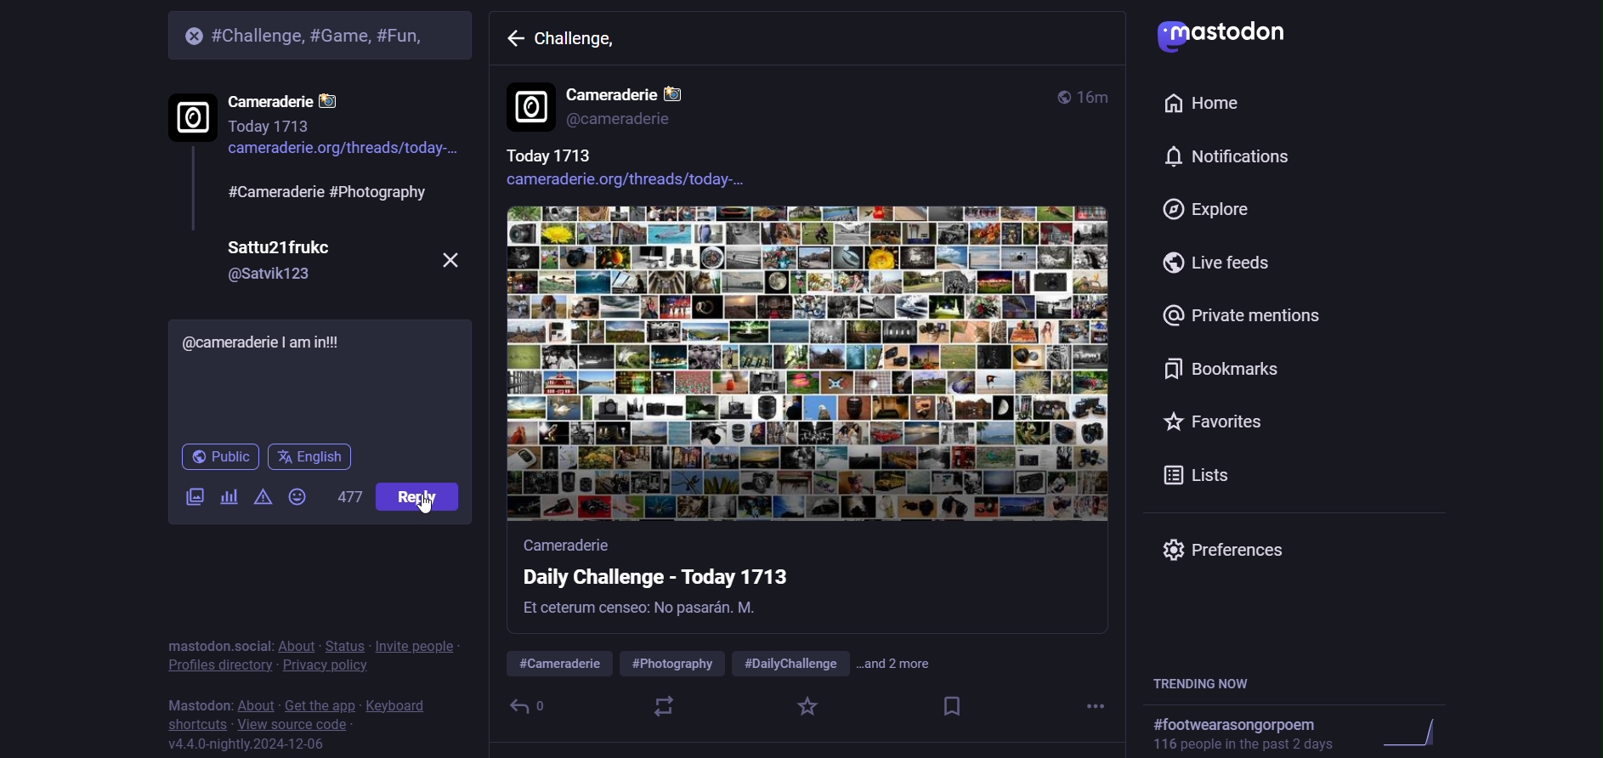  What do you see at coordinates (331, 32) in the screenshot?
I see `#Challenge, #Game, #Fun,` at bounding box center [331, 32].